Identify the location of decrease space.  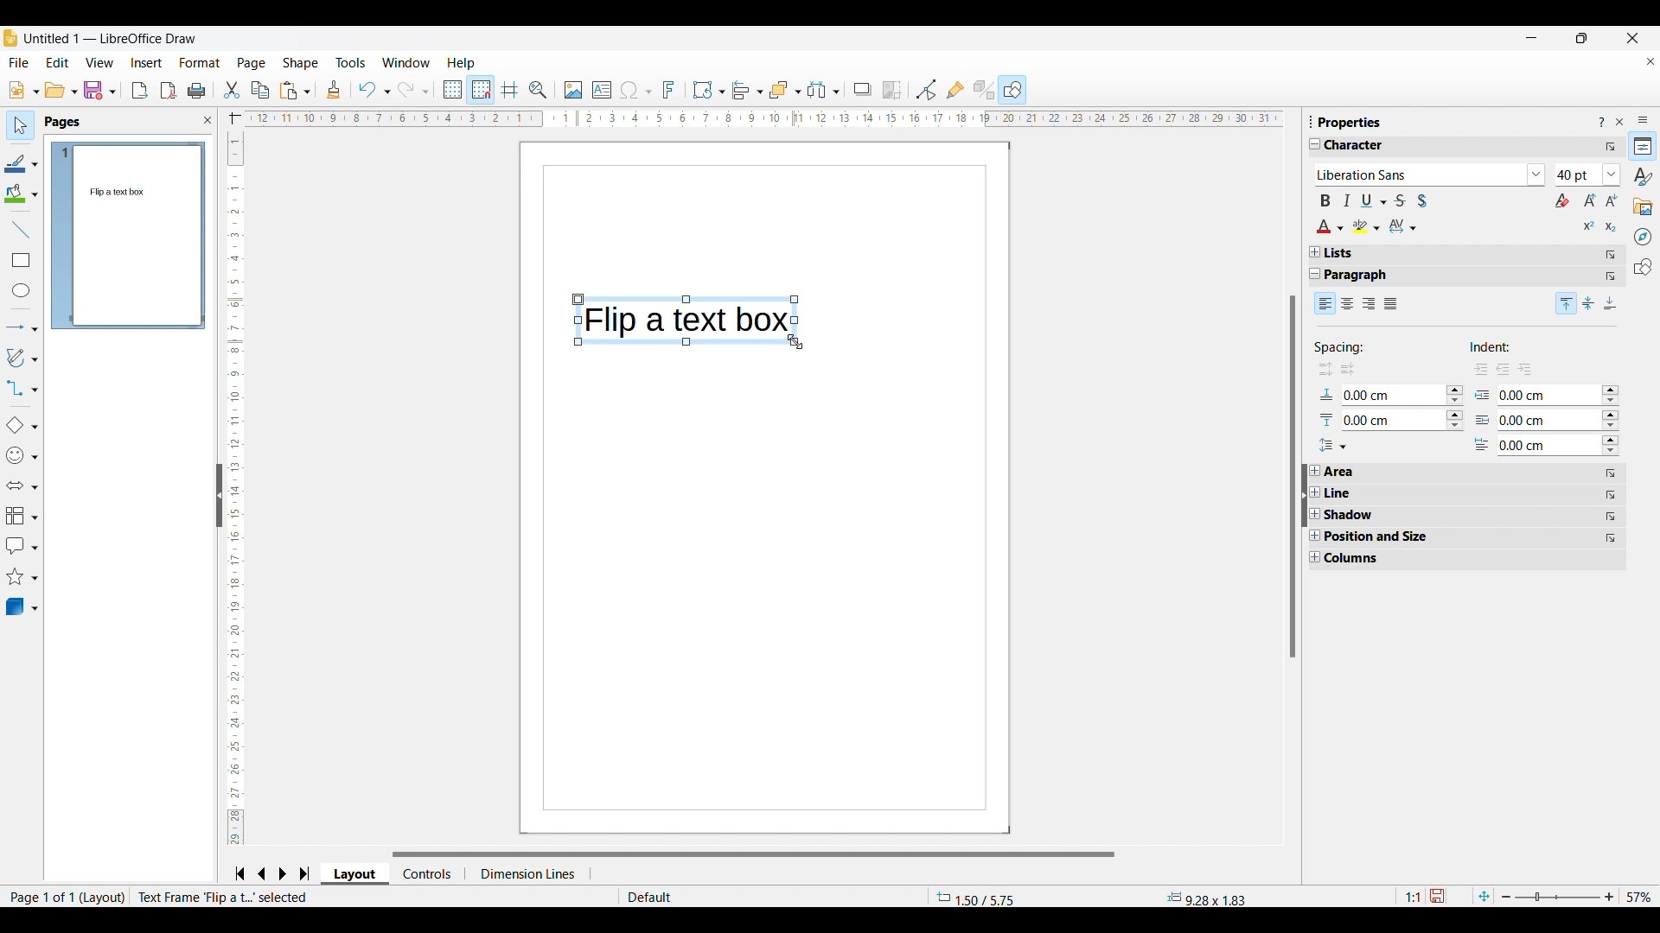
(1350, 371).